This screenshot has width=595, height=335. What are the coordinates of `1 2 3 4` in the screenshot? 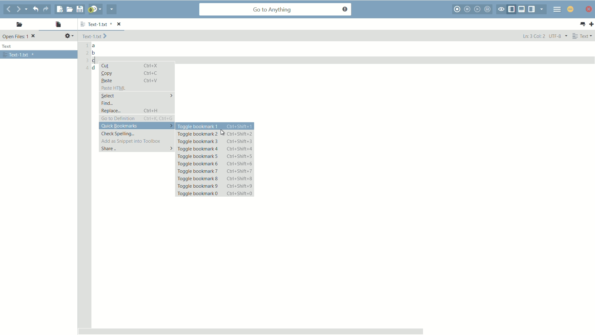 It's located at (86, 58).